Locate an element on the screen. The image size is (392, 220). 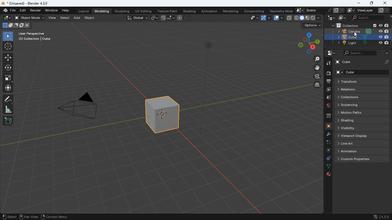
window is located at coordinates (52, 11).